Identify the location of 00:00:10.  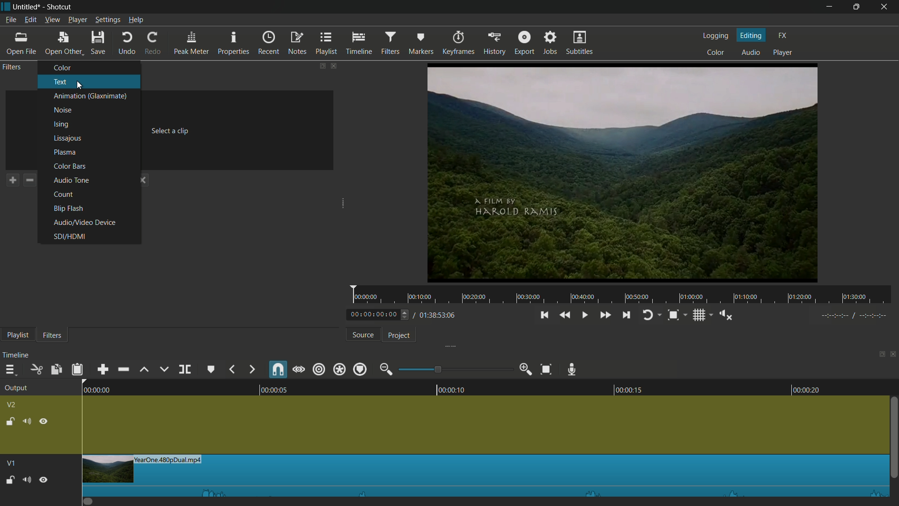
(453, 388).